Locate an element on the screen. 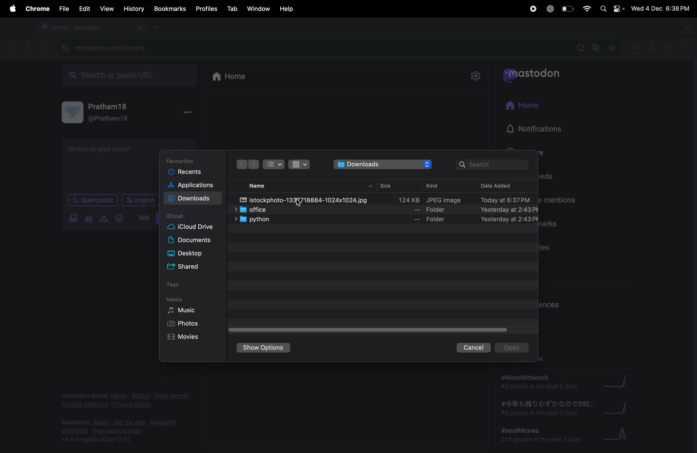 This screenshot has height=453, width=697. music is located at coordinates (636, 48).